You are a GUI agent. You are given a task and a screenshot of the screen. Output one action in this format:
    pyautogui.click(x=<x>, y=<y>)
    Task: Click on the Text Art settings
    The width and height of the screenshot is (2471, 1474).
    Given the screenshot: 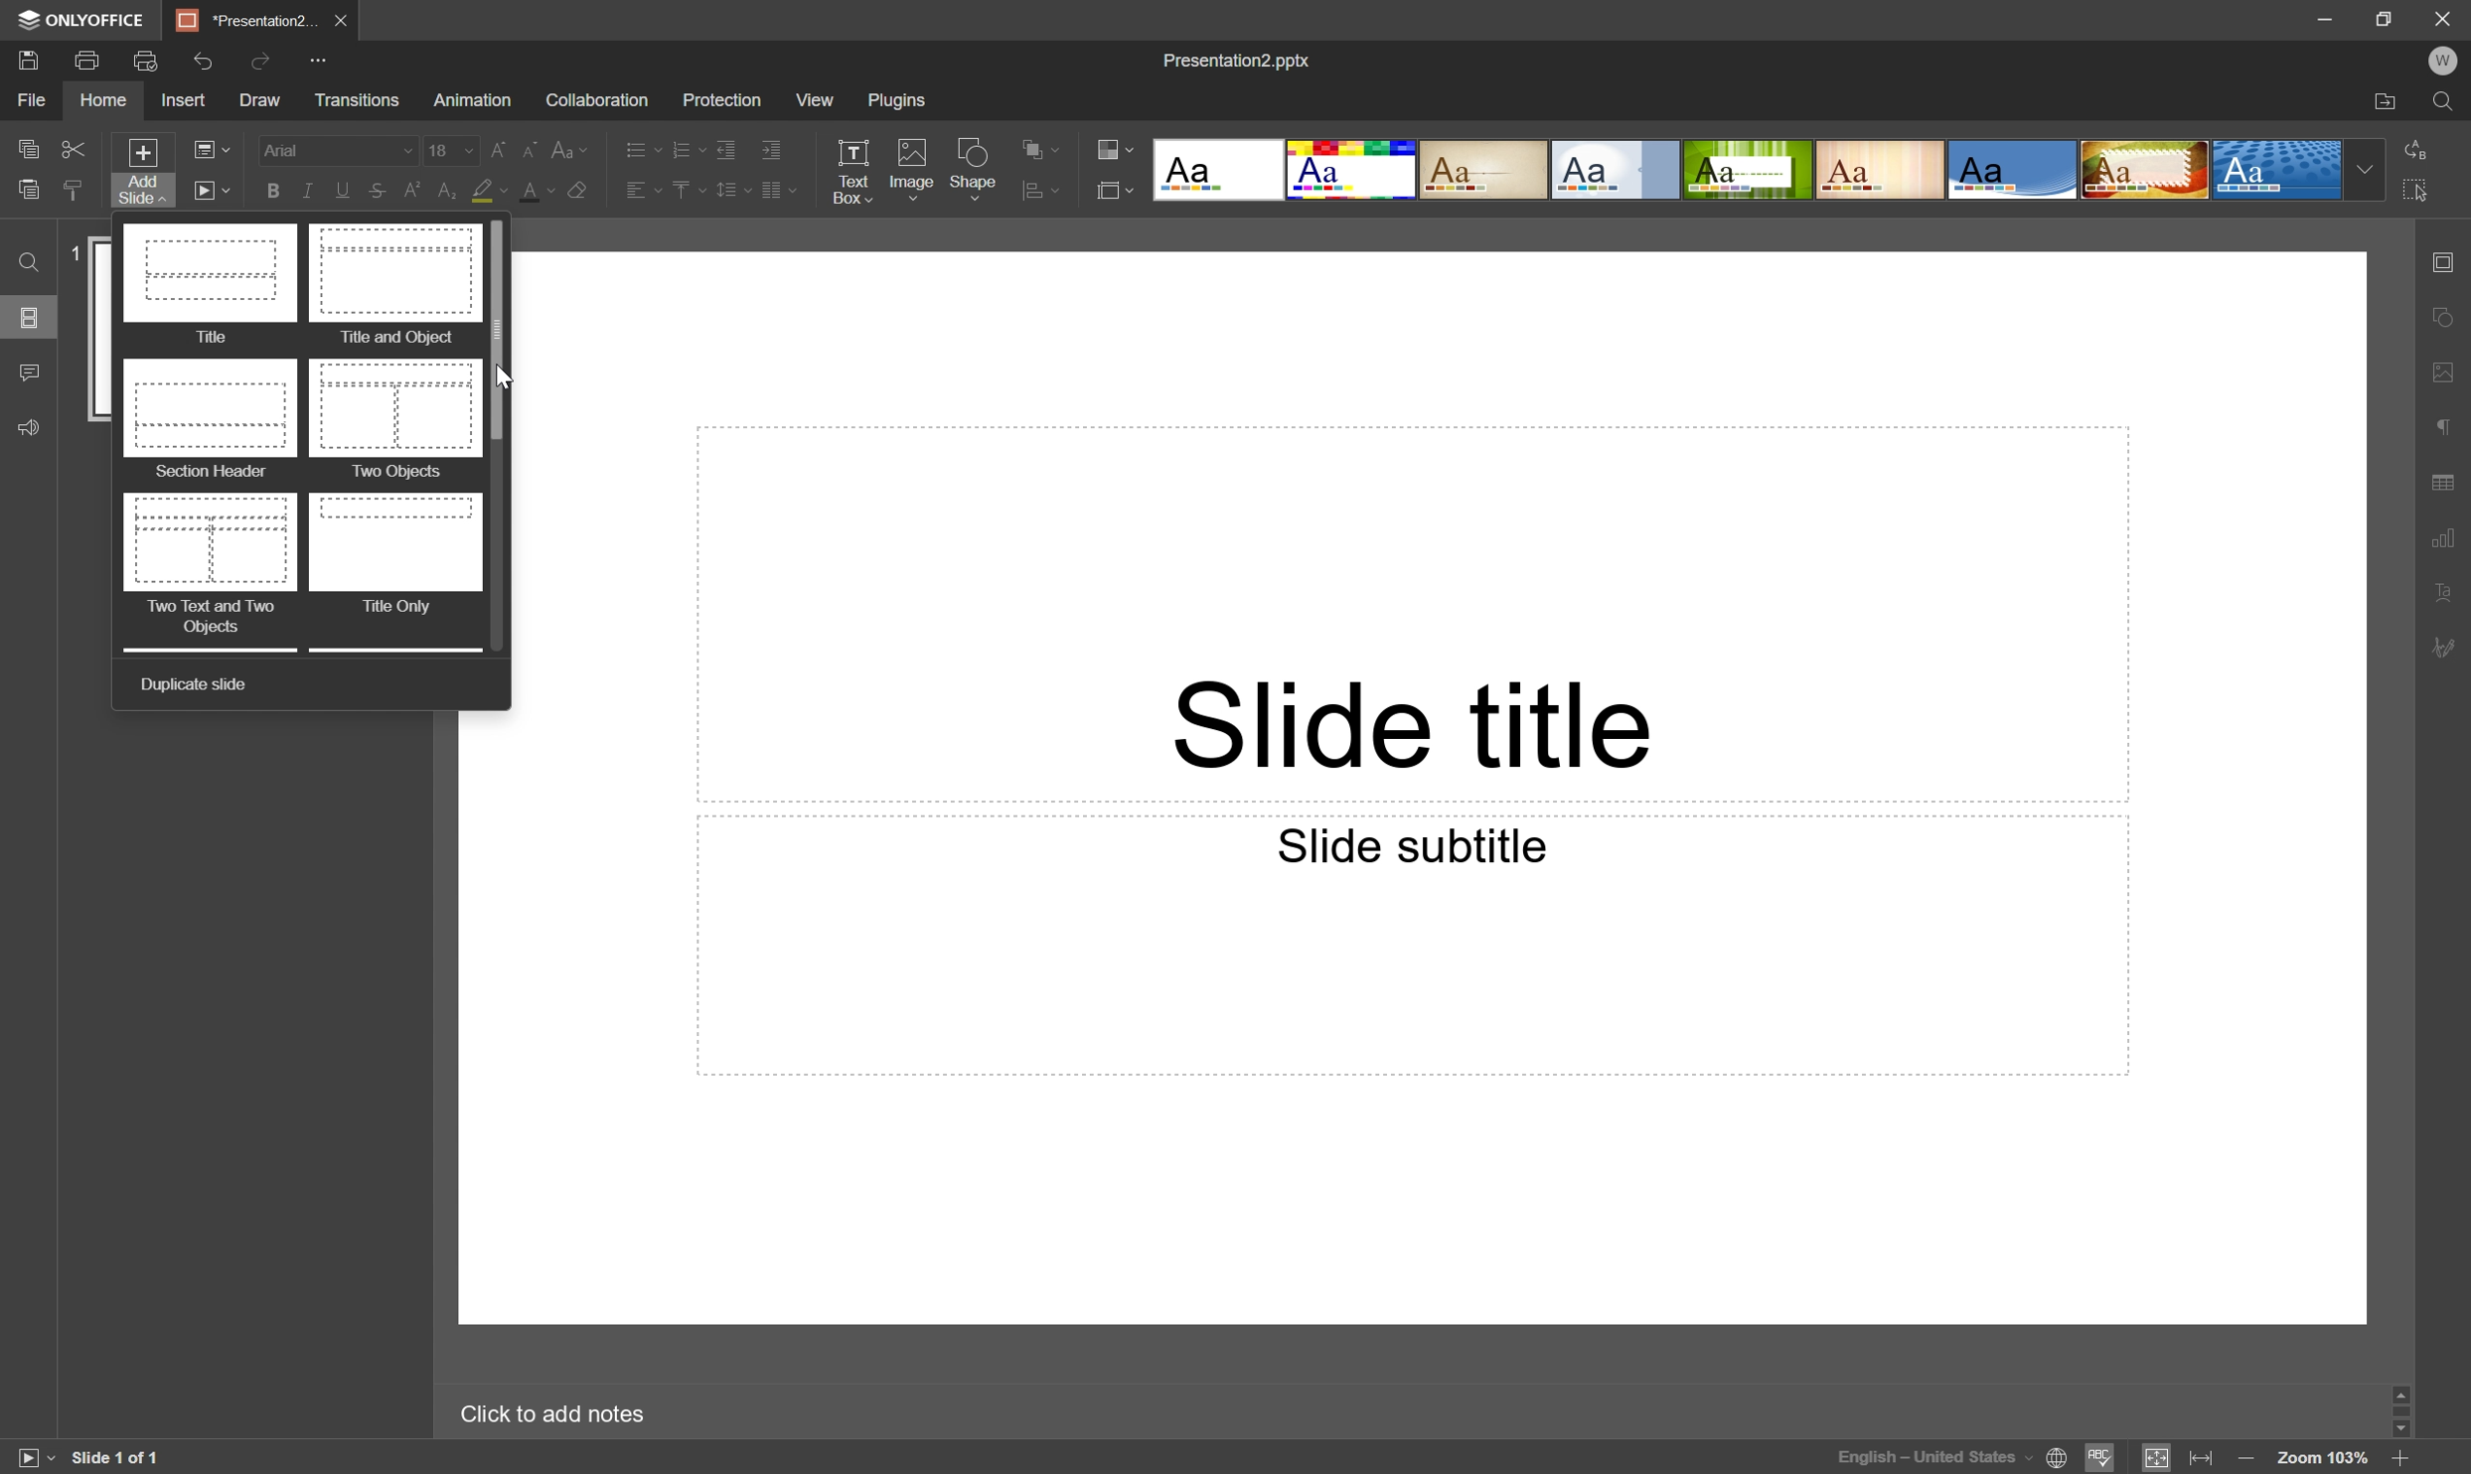 What is the action you would take?
    pyautogui.click(x=2448, y=589)
    